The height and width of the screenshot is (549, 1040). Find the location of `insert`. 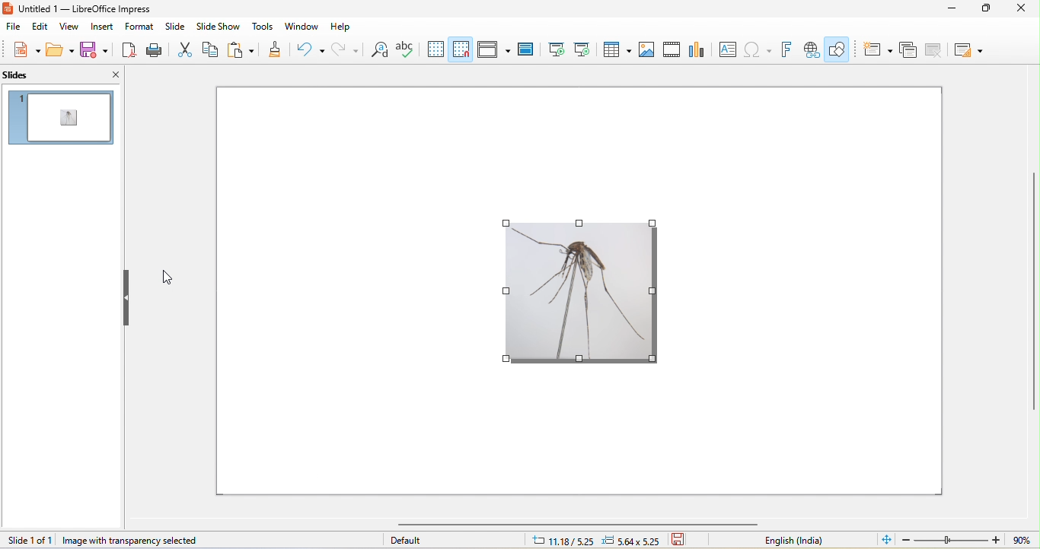

insert is located at coordinates (103, 27).